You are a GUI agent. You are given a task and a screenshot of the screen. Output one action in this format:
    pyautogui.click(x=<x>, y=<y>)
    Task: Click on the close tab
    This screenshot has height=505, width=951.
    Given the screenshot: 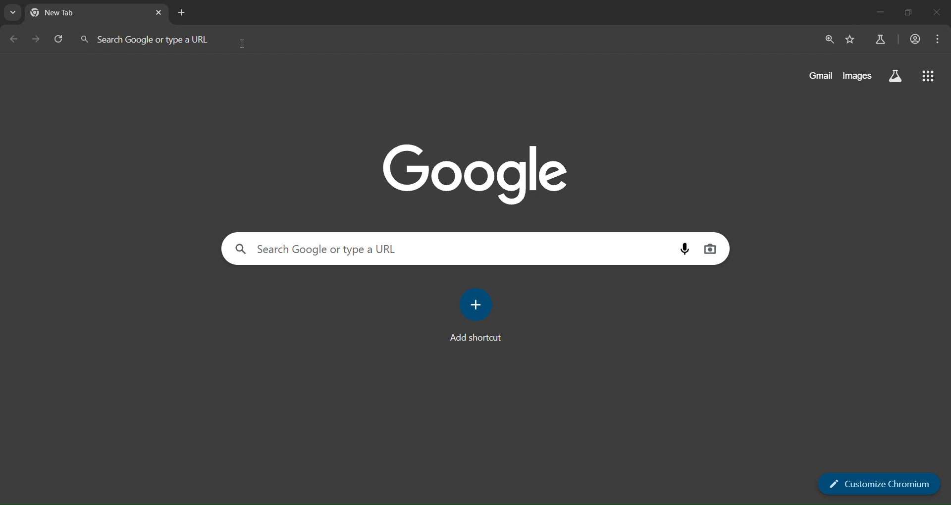 What is the action you would take?
    pyautogui.click(x=156, y=13)
    